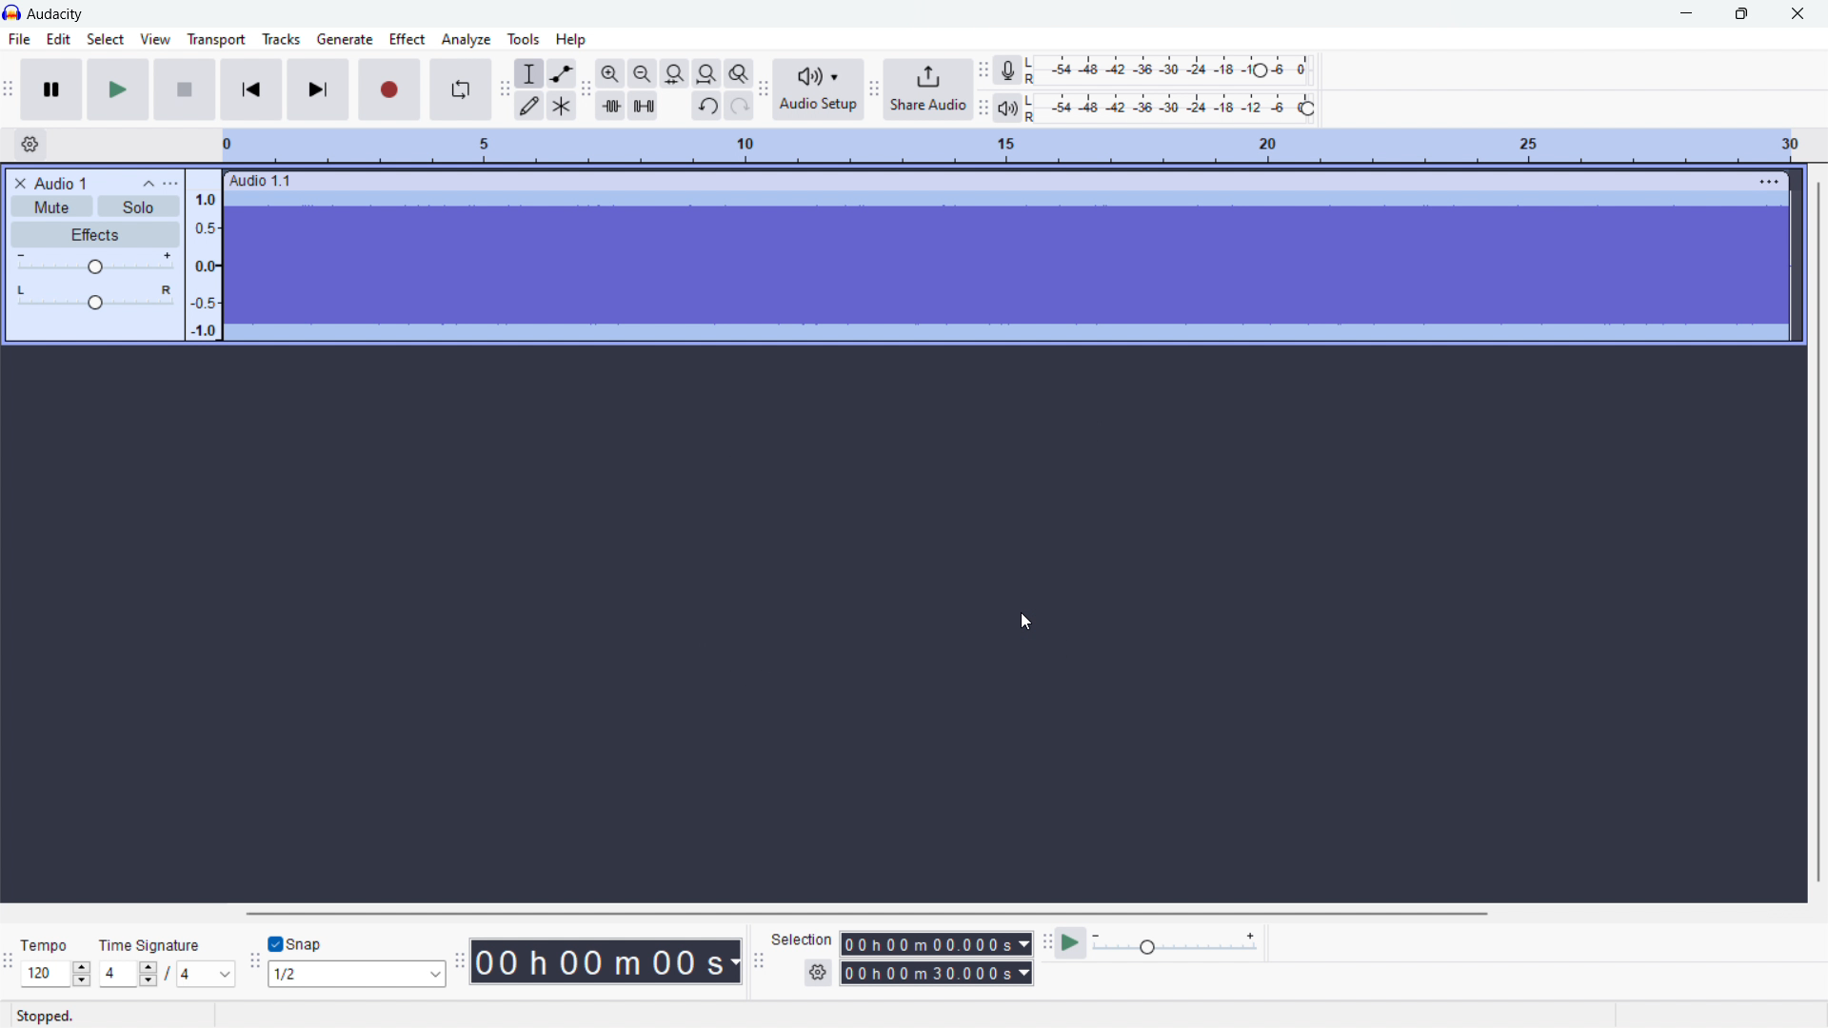 This screenshot has height=1028, width=1828. Describe the element at coordinates (95, 234) in the screenshot. I see `effects` at that location.